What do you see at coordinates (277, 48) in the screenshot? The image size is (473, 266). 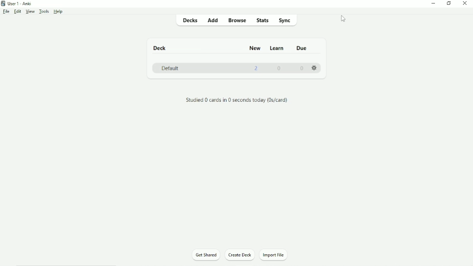 I see `Learn` at bounding box center [277, 48].